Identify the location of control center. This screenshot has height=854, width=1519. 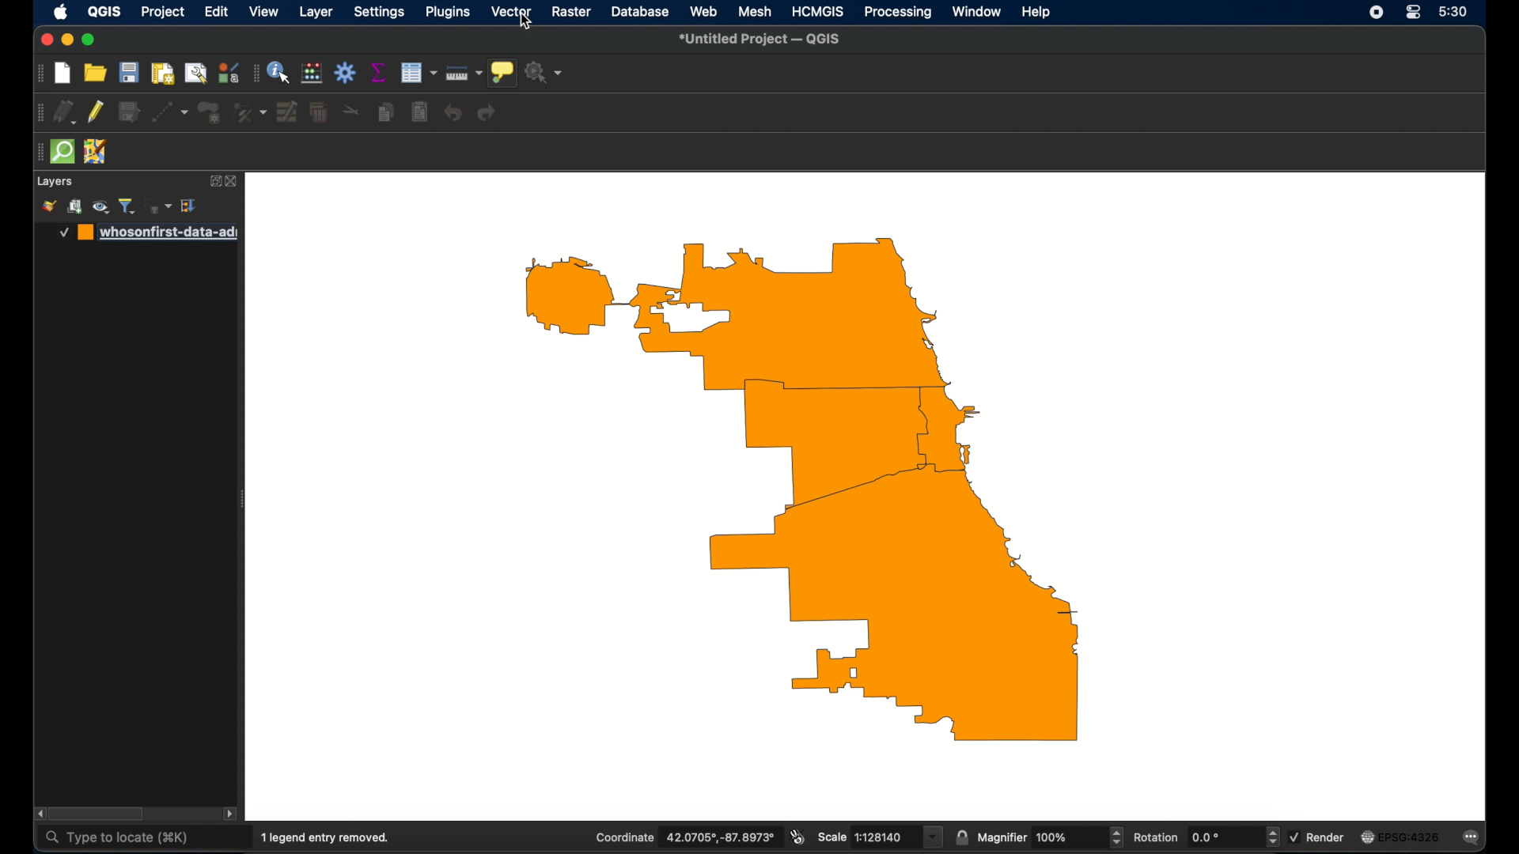
(1412, 13).